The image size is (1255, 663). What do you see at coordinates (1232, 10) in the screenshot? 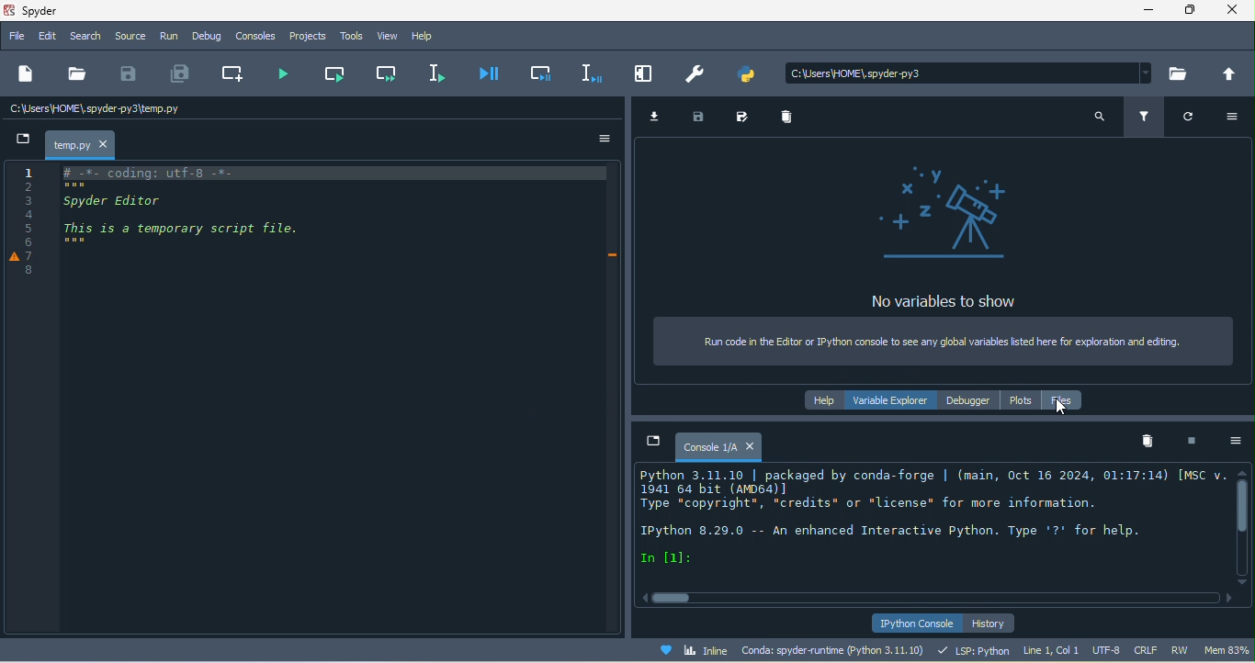
I see `close` at bounding box center [1232, 10].